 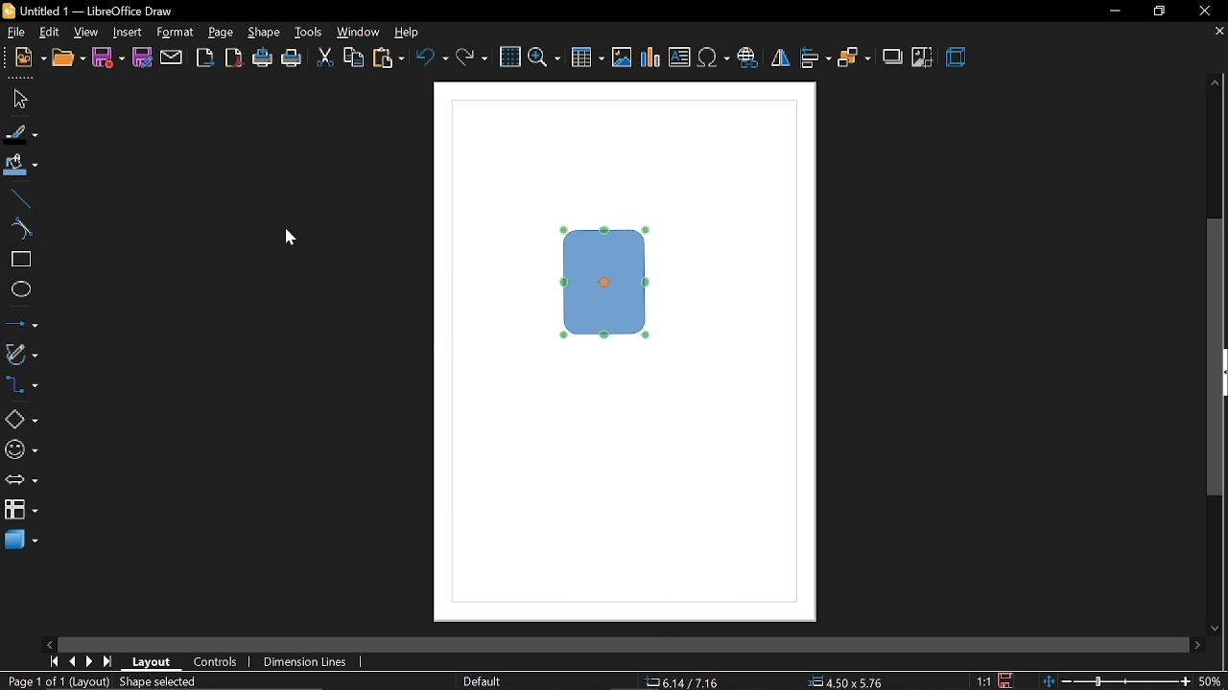 I want to click on align, so click(x=816, y=59).